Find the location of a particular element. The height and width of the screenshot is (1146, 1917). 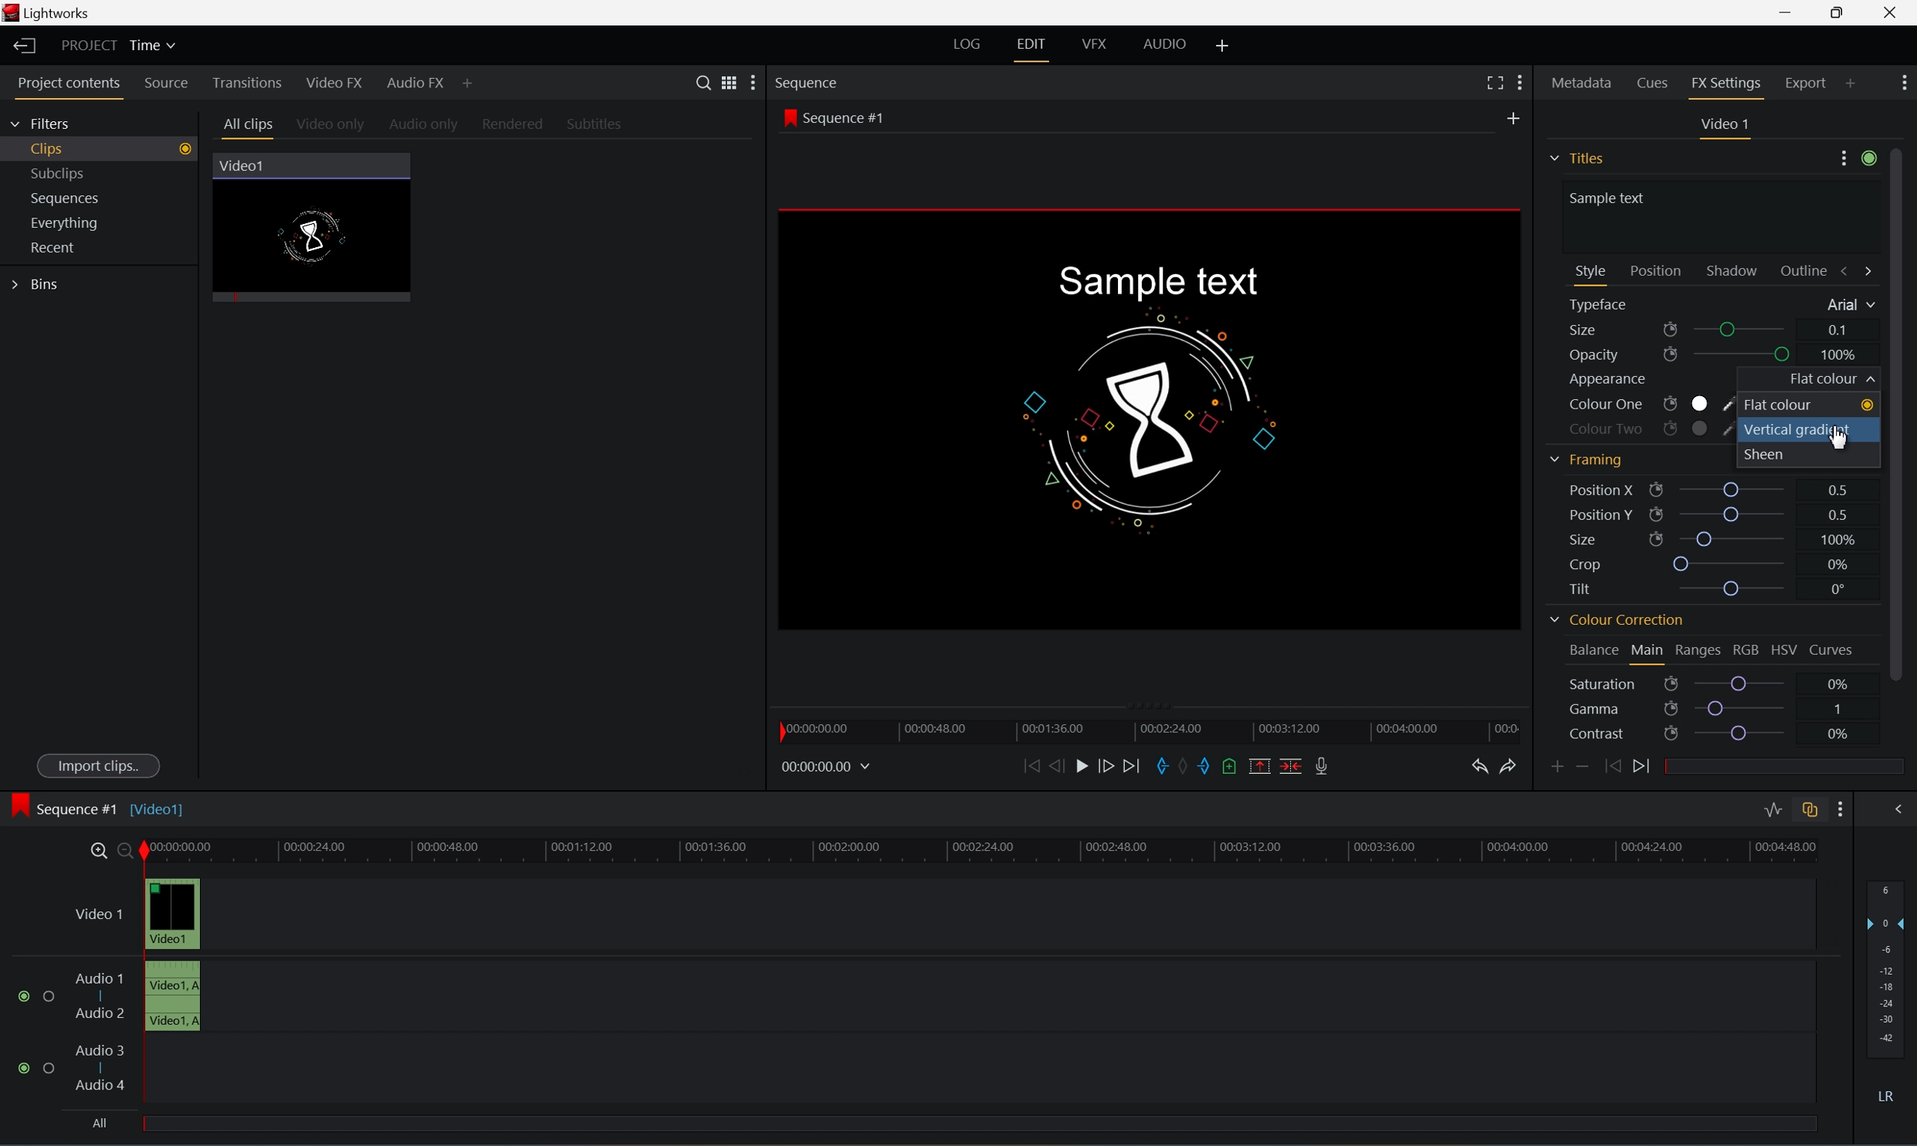

Video1 is located at coordinates (161, 809).